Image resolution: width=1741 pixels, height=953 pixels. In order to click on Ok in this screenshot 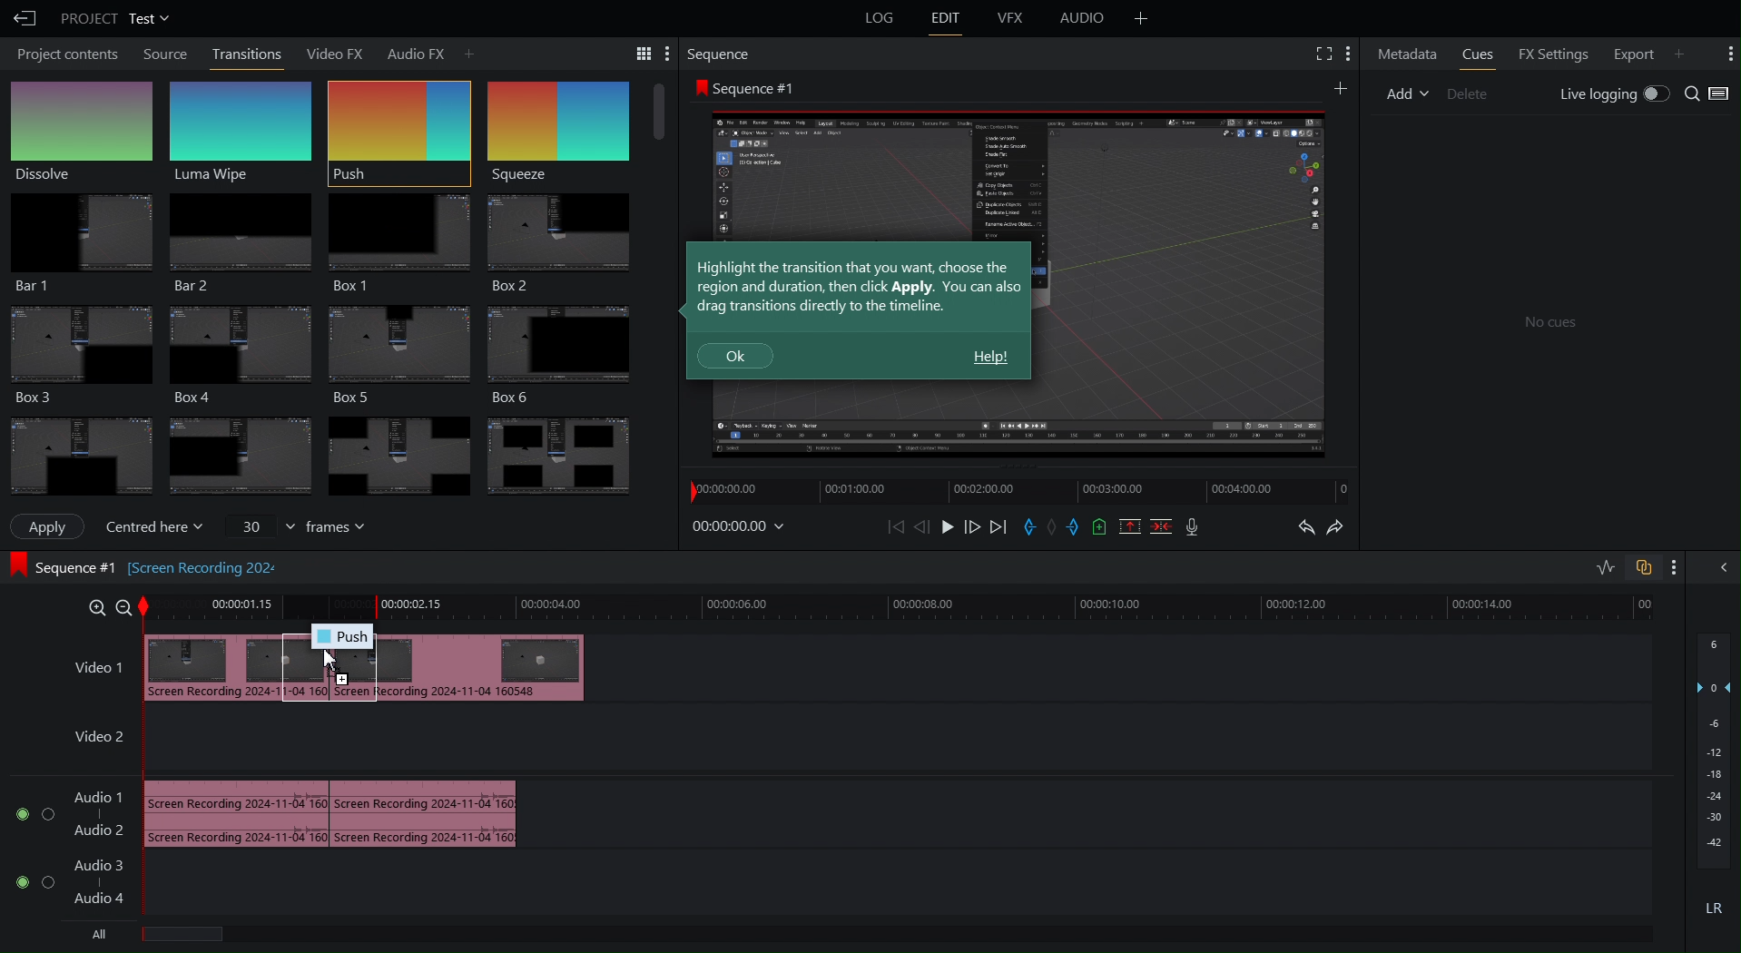, I will do `click(736, 357)`.